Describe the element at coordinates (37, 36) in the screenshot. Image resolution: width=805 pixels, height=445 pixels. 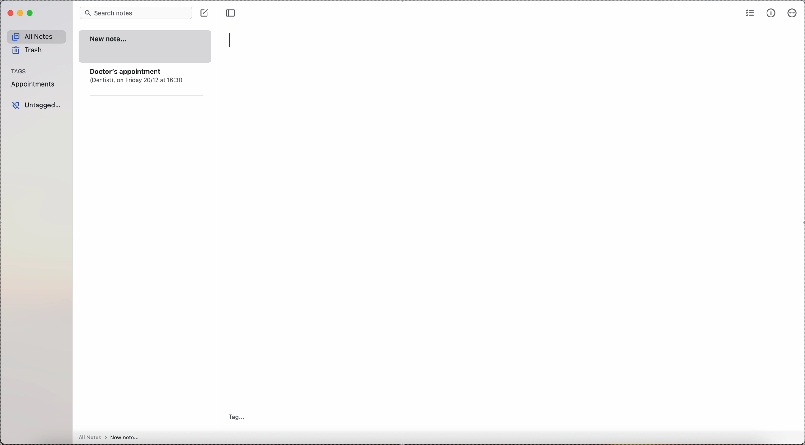
I see `all notes` at that location.